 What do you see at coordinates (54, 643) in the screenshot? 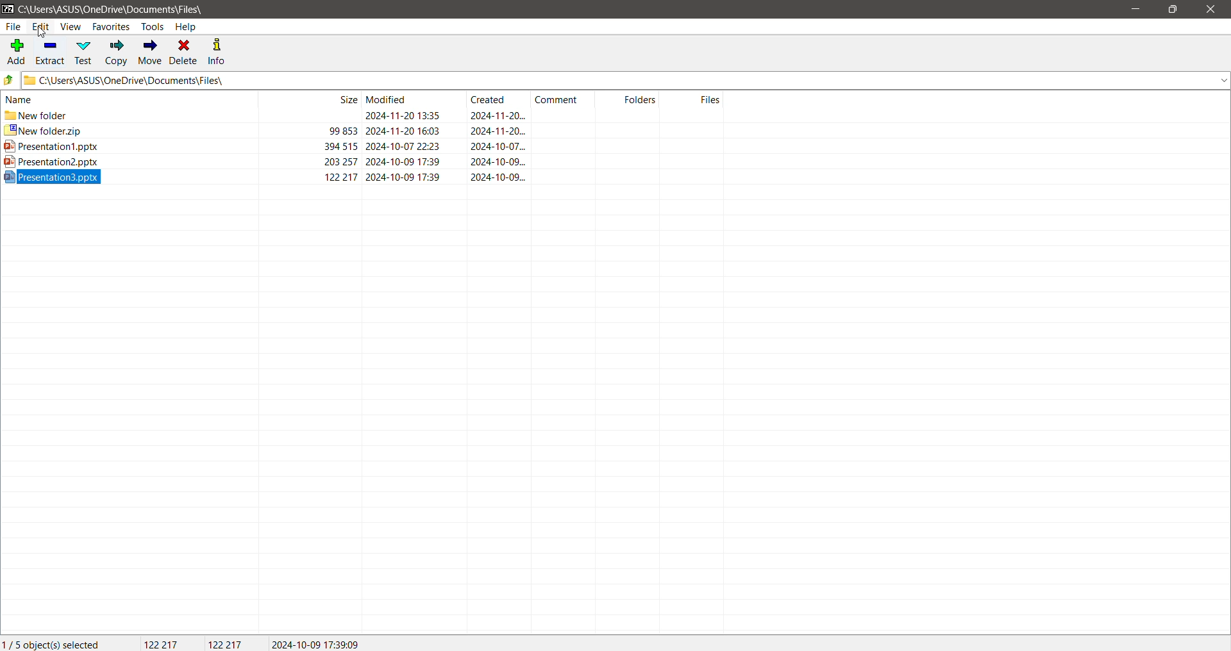
I see `Current Selection` at bounding box center [54, 643].